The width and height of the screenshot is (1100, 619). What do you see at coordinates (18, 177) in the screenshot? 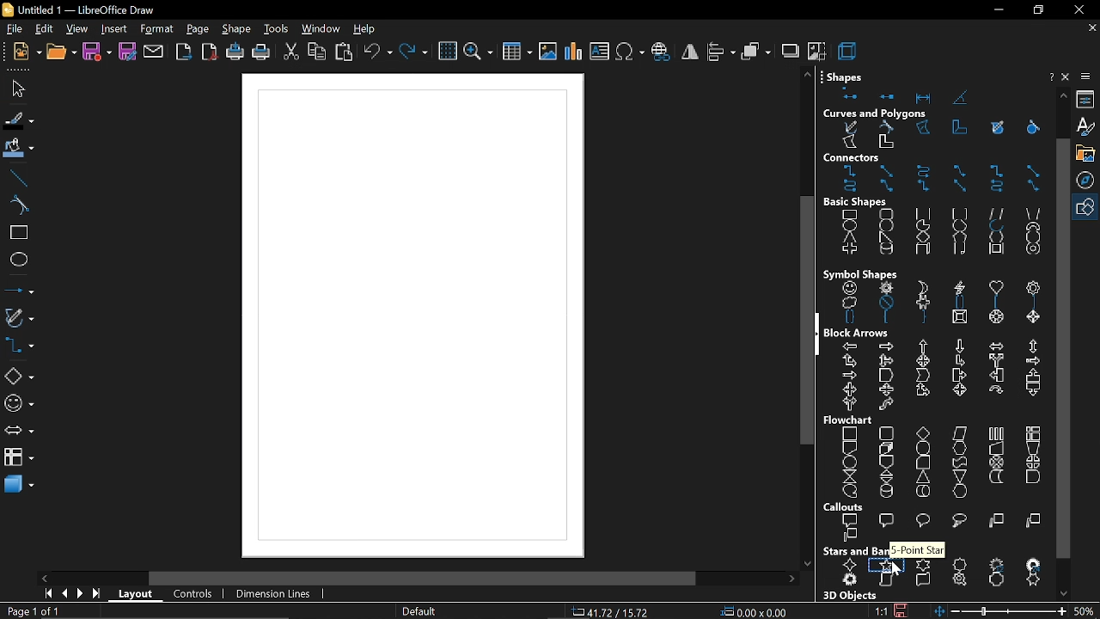
I see `line` at bounding box center [18, 177].